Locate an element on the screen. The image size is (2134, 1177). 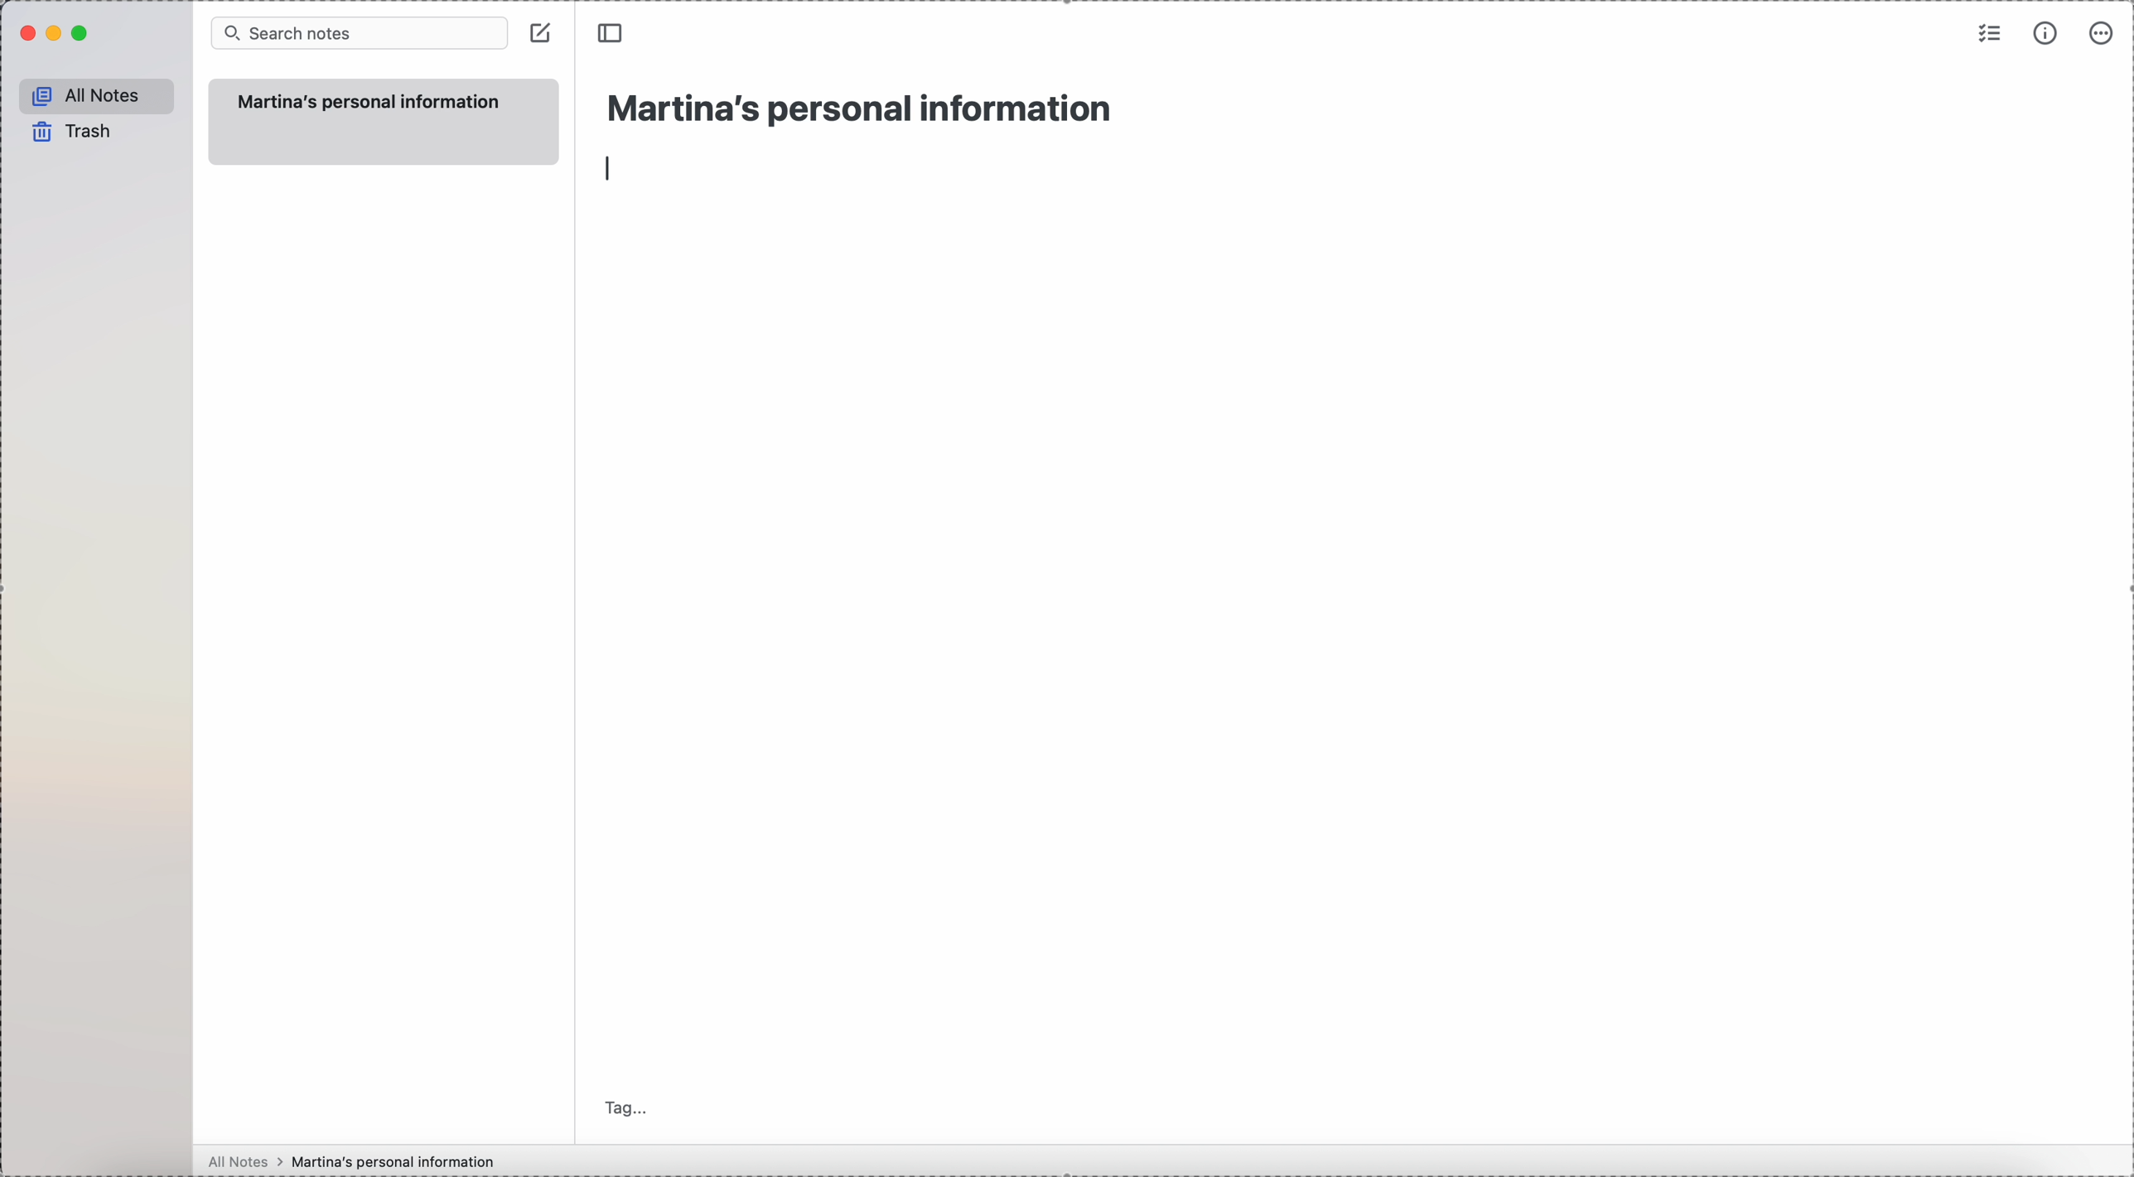
enter/line type is located at coordinates (611, 170).